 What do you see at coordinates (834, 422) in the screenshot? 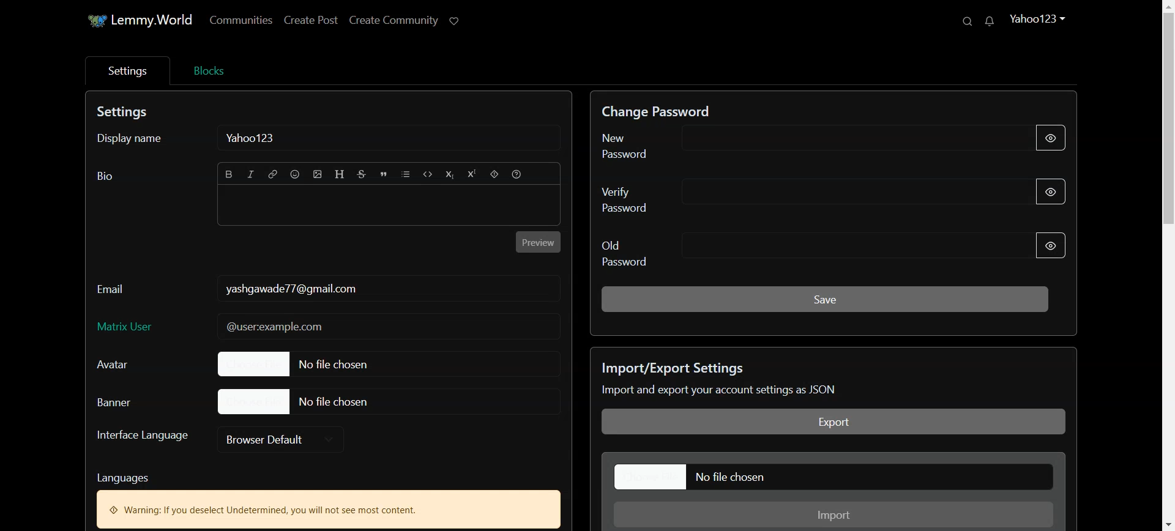
I see `Export` at bounding box center [834, 422].